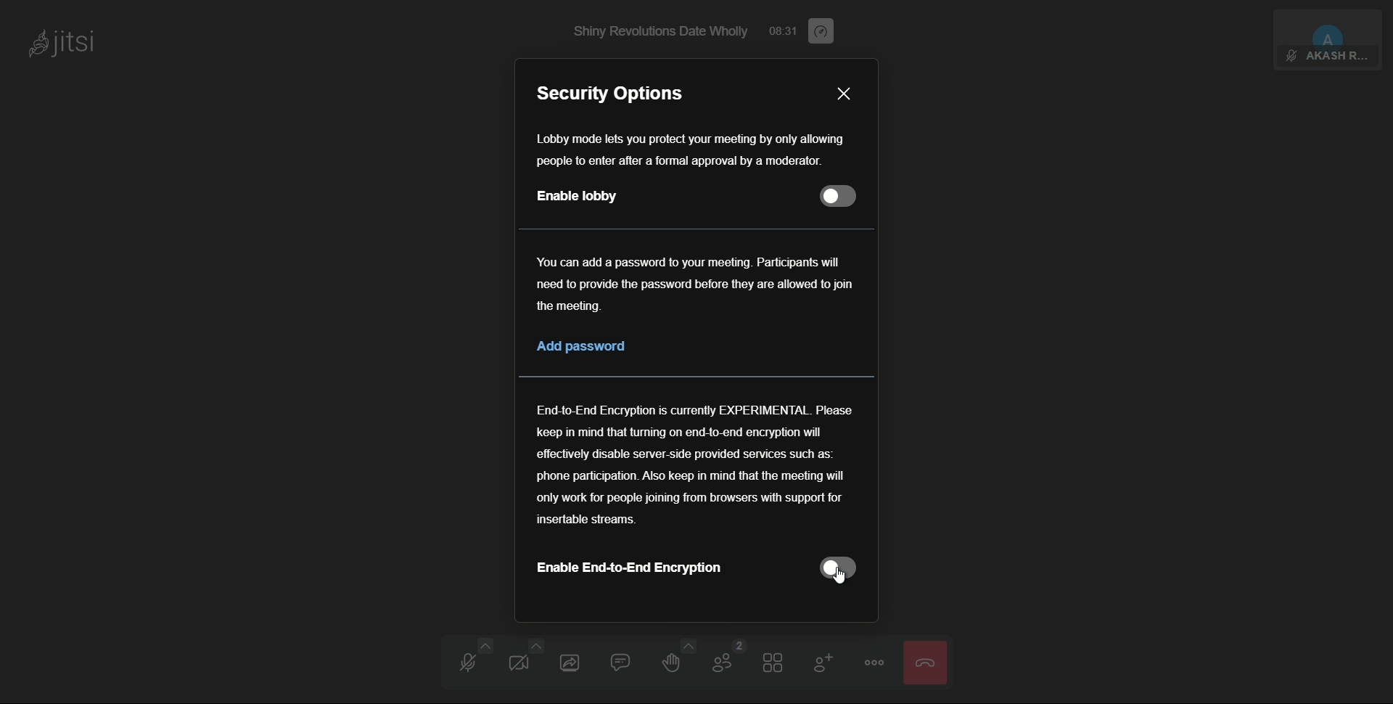 This screenshot has height=704, width=1393. Describe the element at coordinates (844, 93) in the screenshot. I see `close` at that location.